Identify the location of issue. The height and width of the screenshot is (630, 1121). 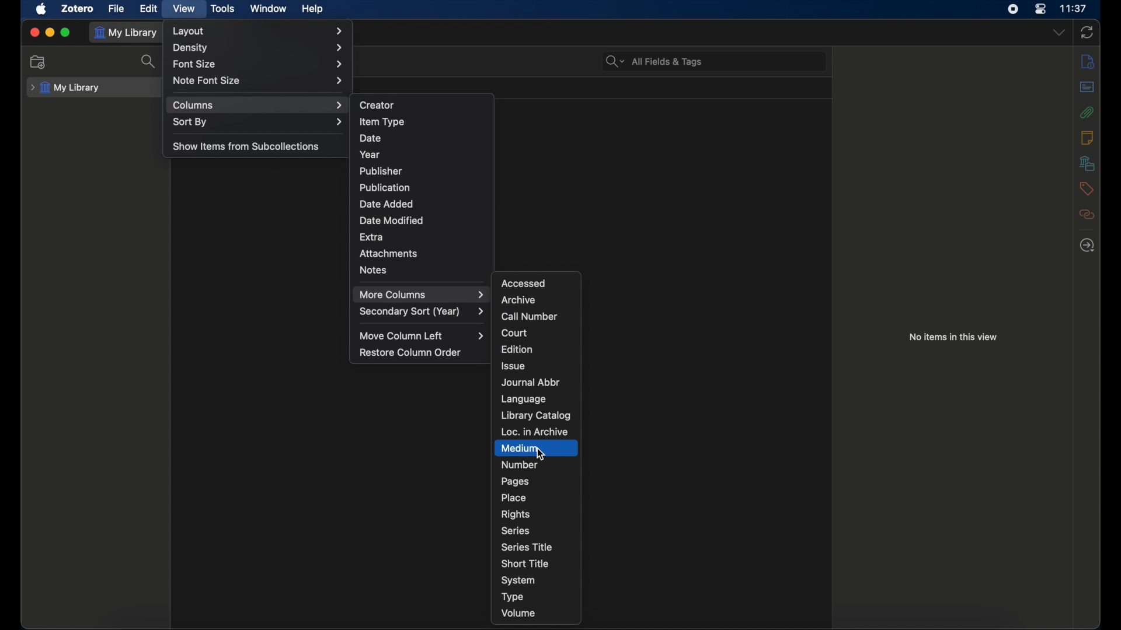
(513, 366).